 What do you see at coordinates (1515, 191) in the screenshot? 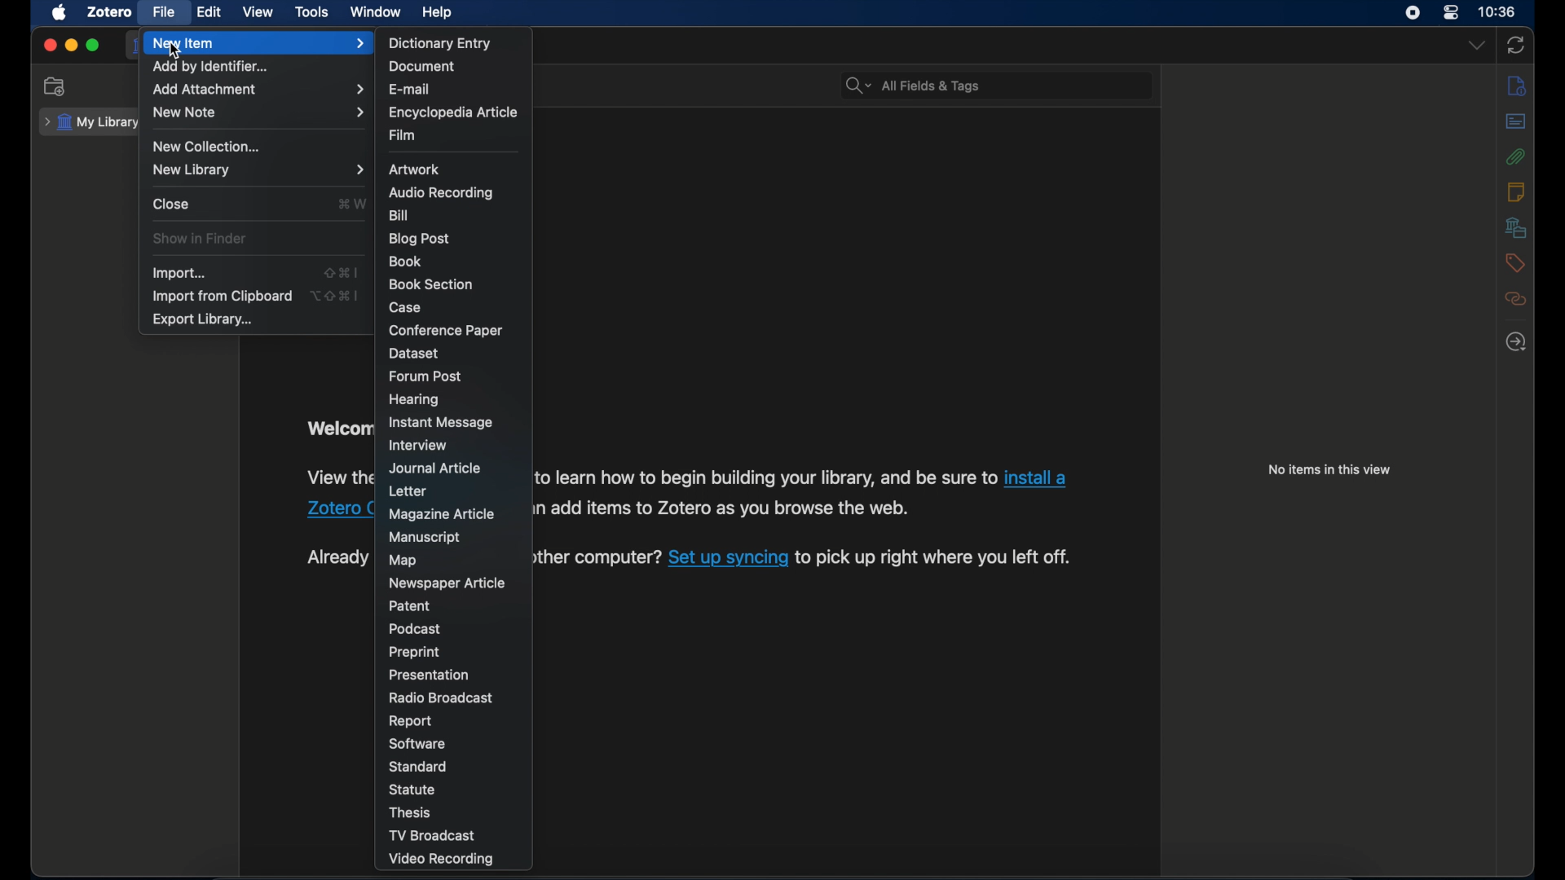
I see `notes` at bounding box center [1515, 191].